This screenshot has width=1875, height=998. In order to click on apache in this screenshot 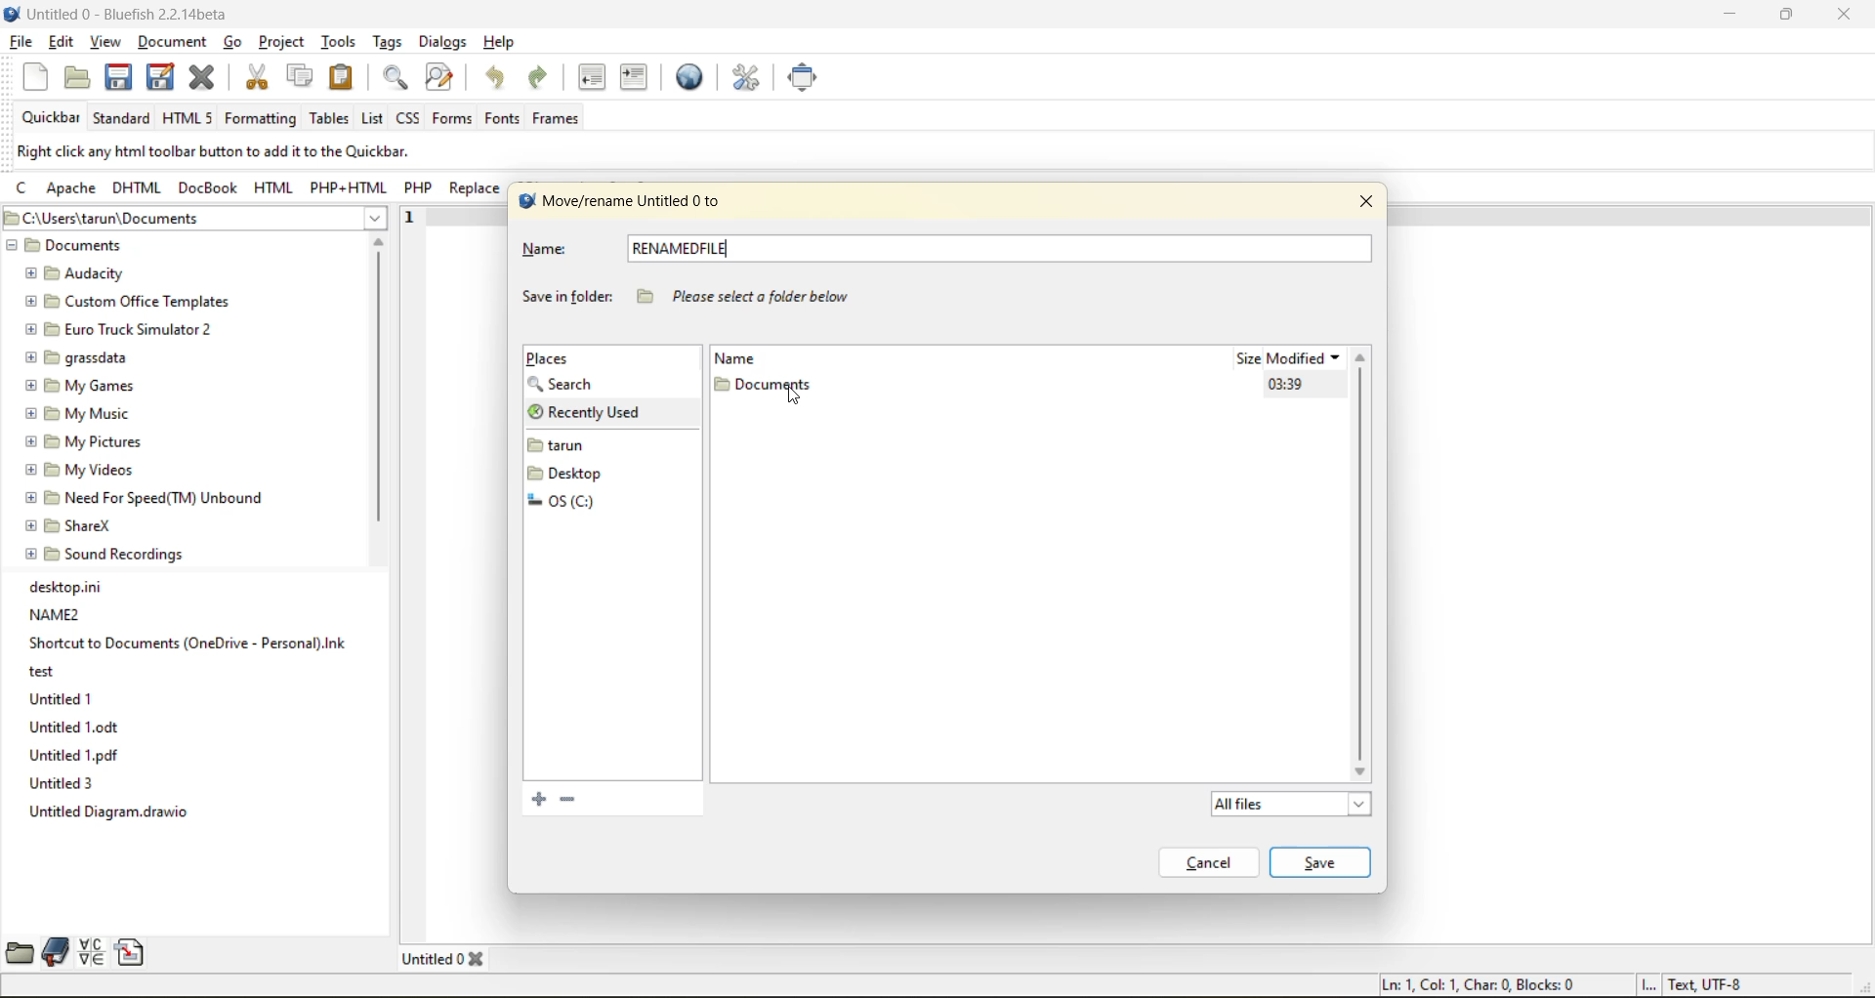, I will do `click(76, 189)`.